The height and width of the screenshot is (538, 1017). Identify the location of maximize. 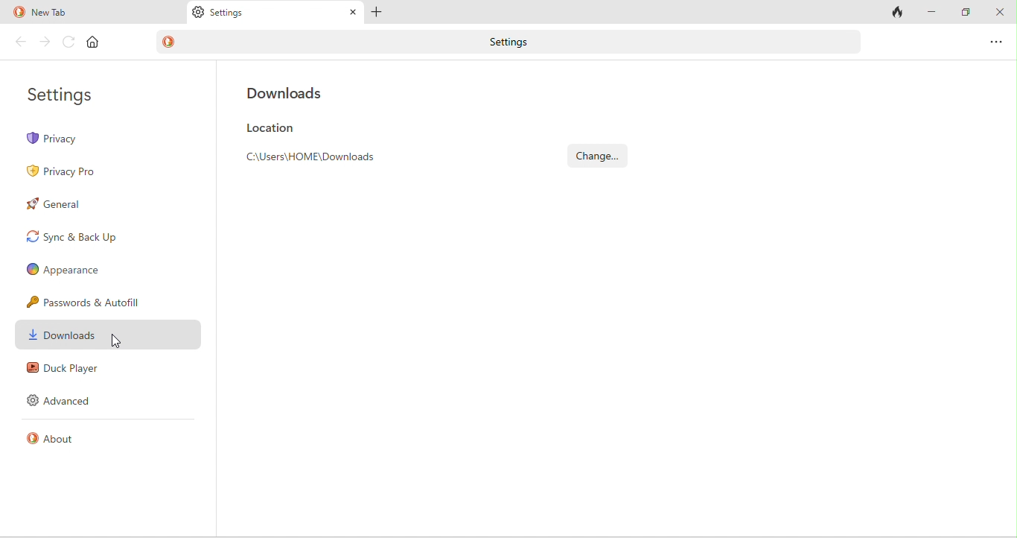
(969, 13).